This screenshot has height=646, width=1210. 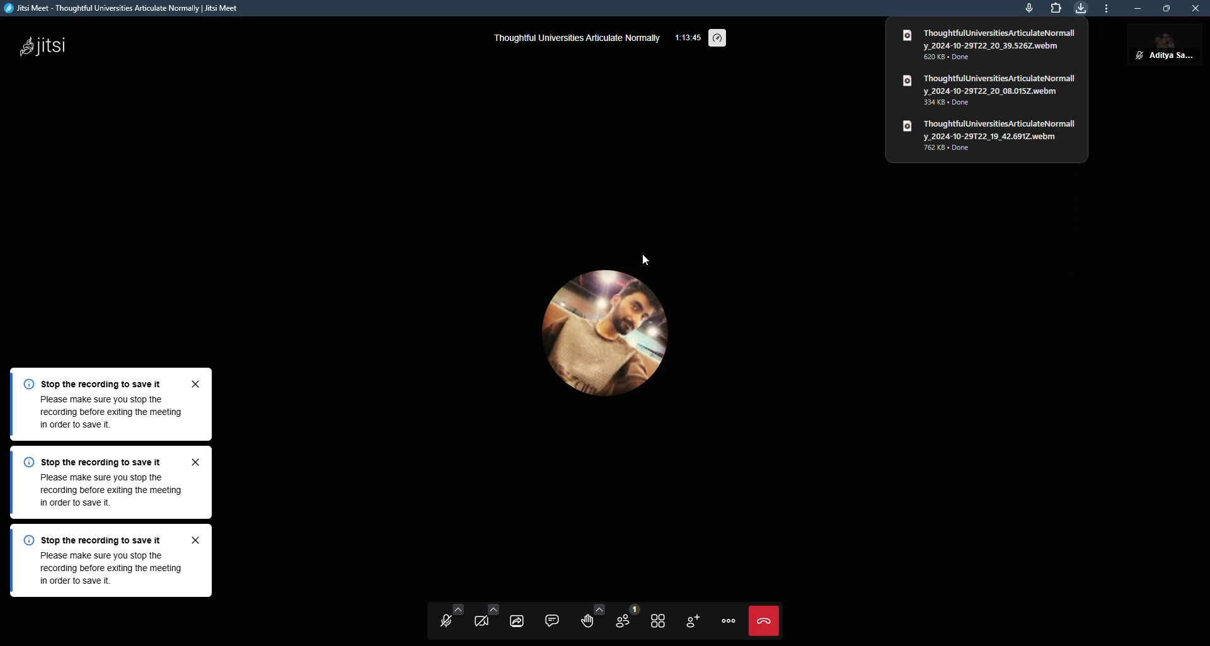 What do you see at coordinates (198, 460) in the screenshot?
I see `close` at bounding box center [198, 460].